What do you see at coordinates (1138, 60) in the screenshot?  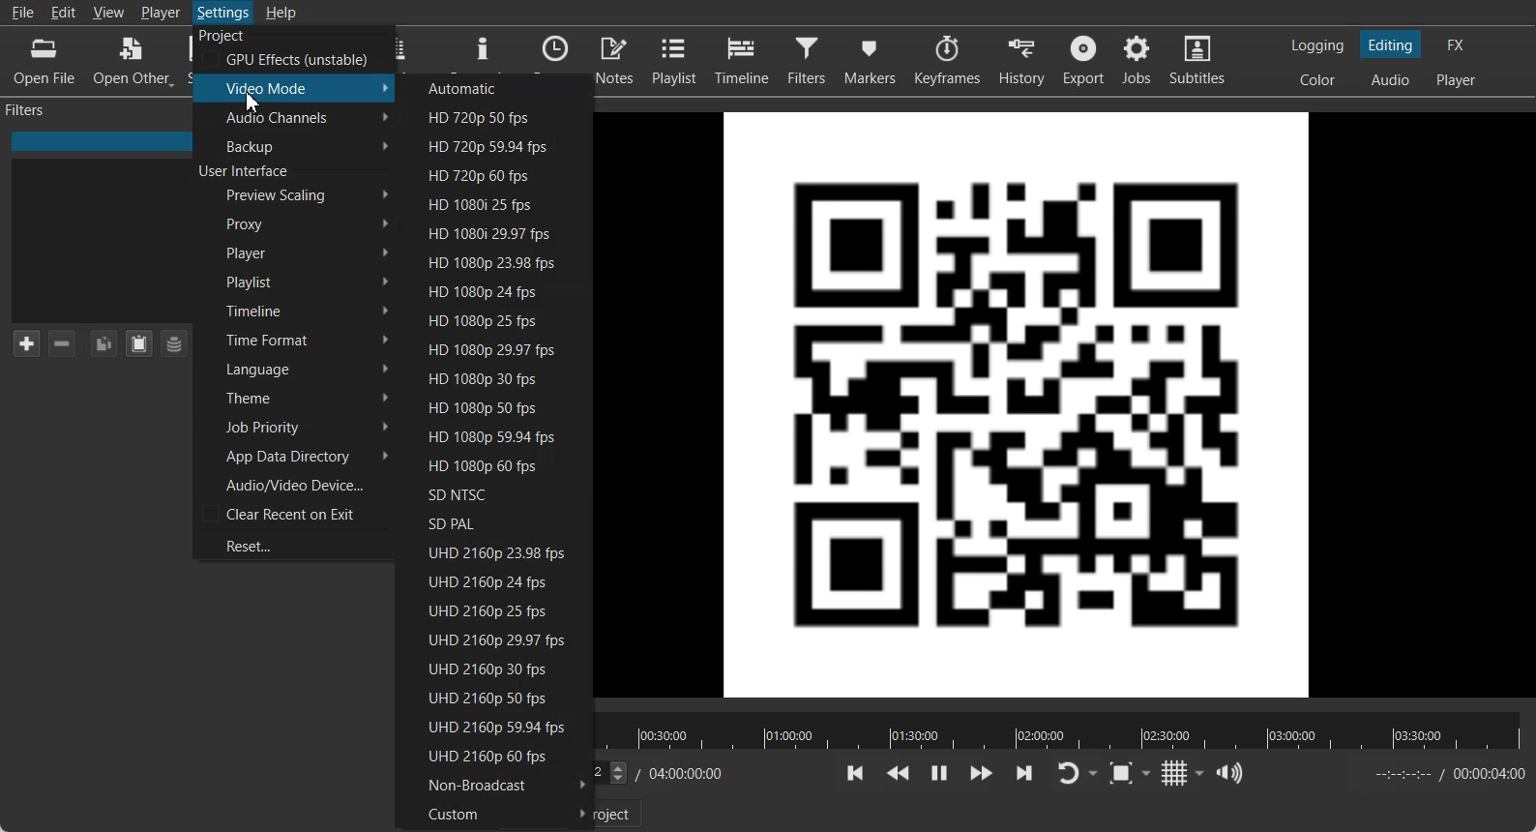 I see `Jobs` at bounding box center [1138, 60].